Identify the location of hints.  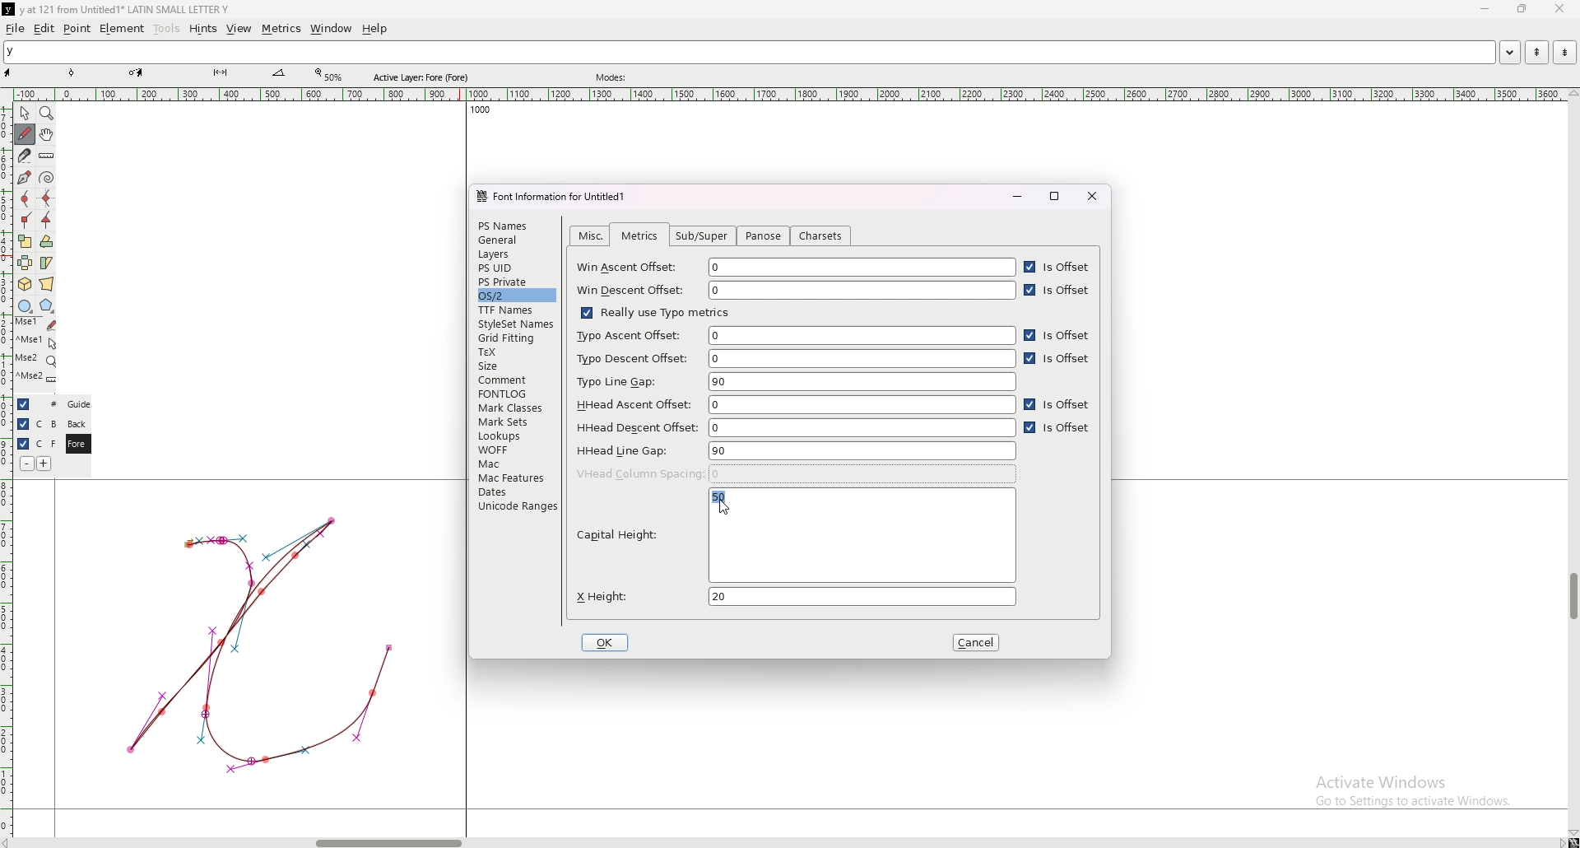
(202, 29).